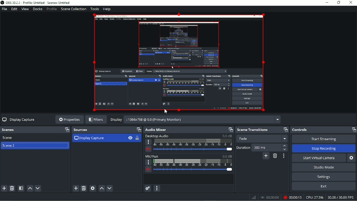 The width and height of the screenshot is (357, 201). I want to click on Move source(s) down, so click(110, 188).